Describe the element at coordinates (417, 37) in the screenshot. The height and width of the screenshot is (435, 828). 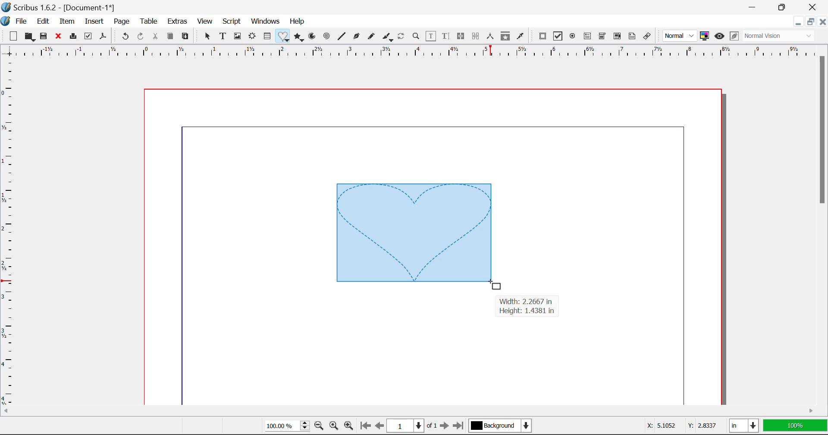
I see `Zoom` at that location.